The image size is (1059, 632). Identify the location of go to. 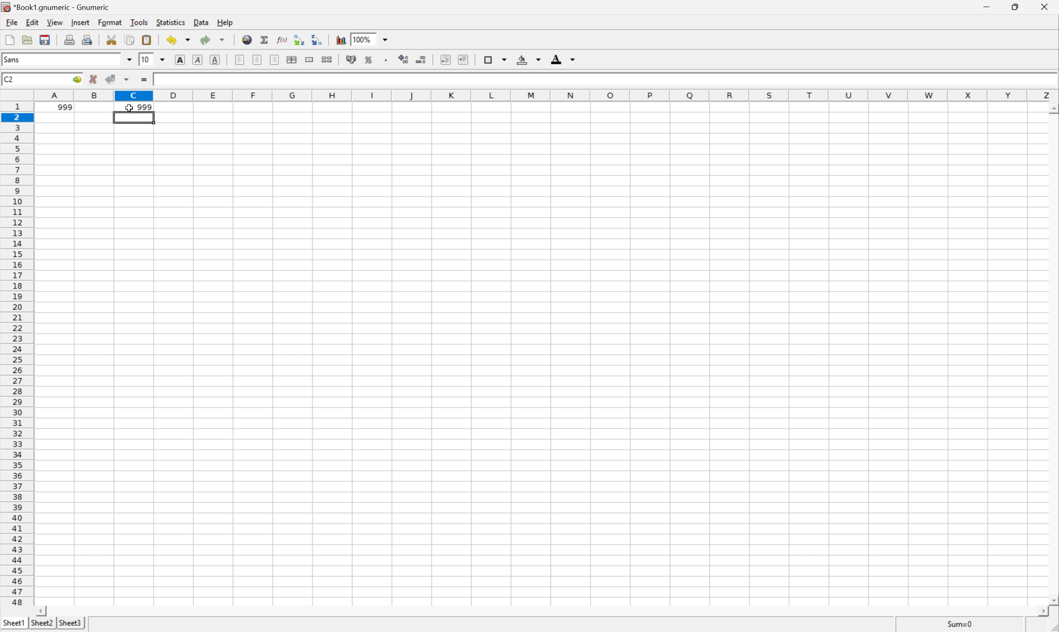
(76, 78).